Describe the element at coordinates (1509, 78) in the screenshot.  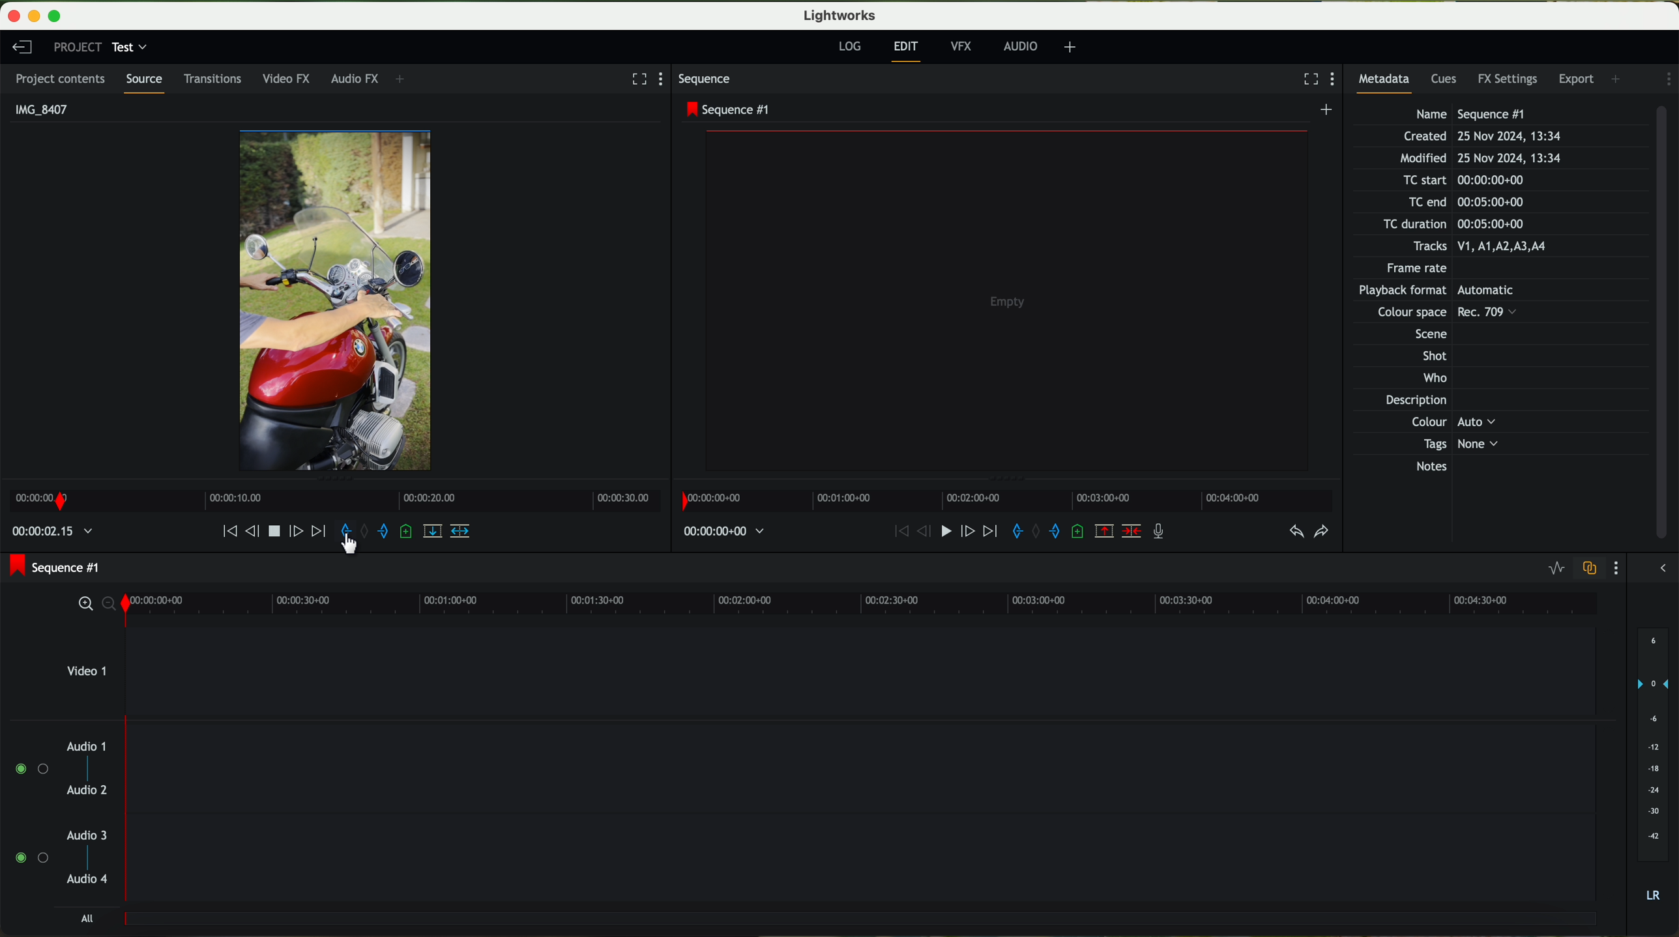
I see `FX settings` at that location.